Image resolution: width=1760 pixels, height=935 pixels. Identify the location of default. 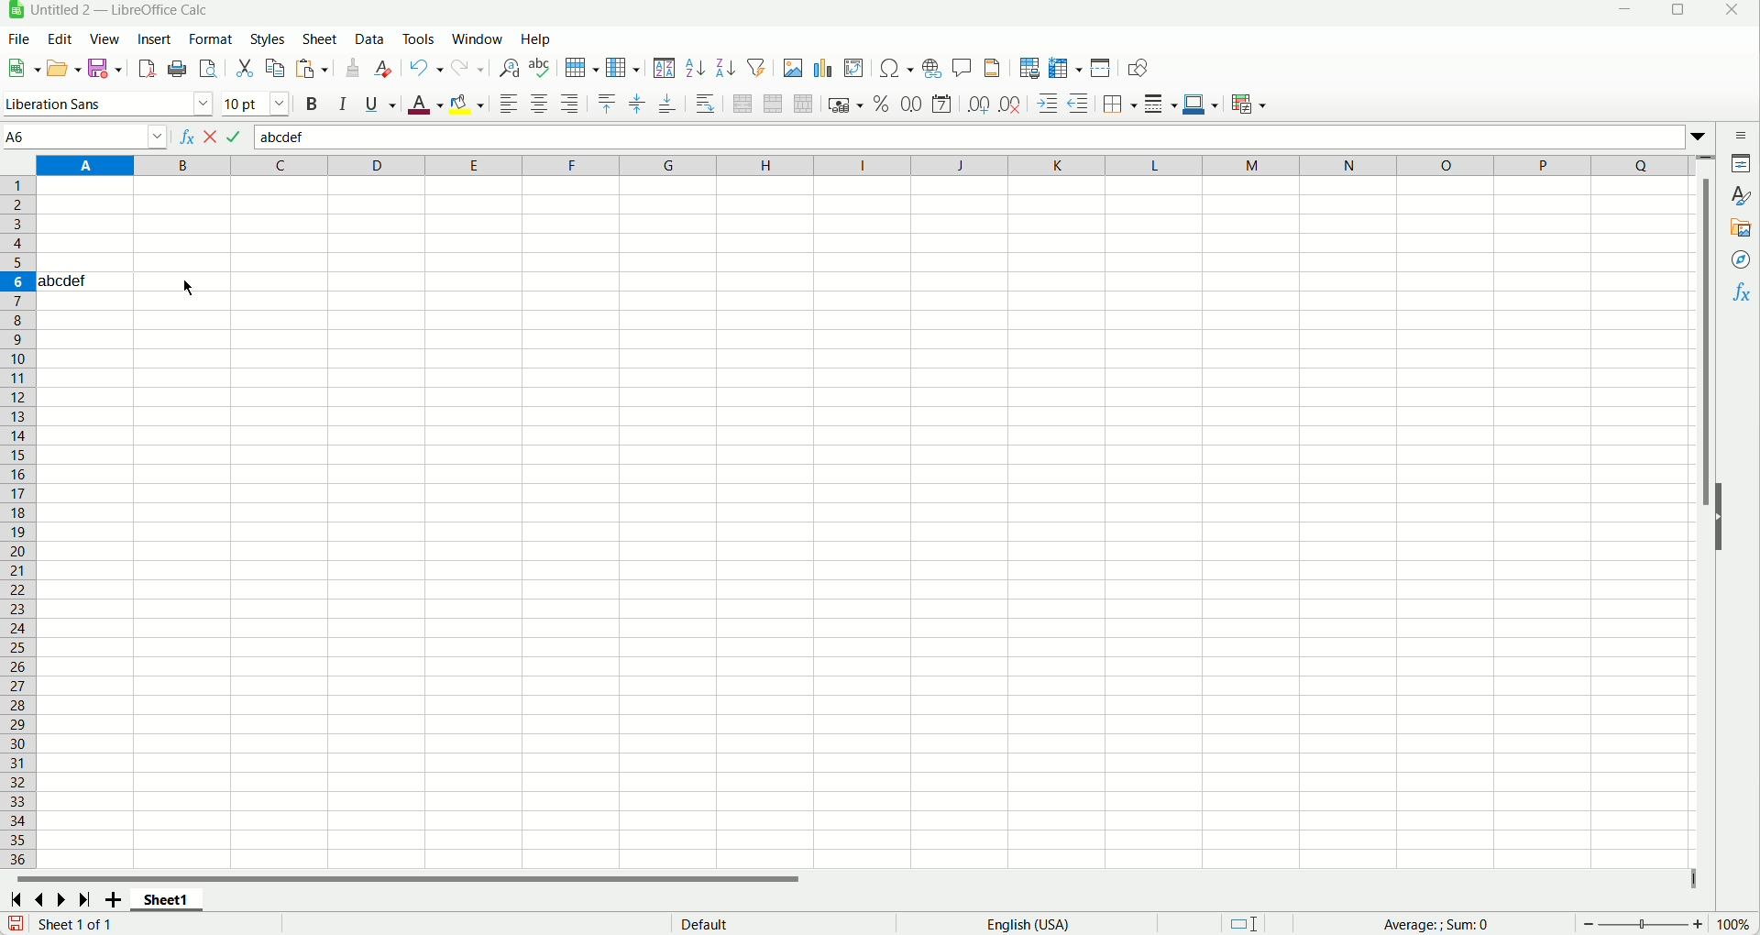
(703, 923).